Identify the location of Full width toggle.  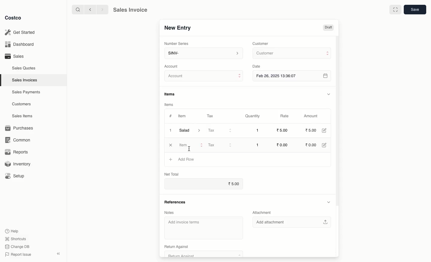
(395, 10).